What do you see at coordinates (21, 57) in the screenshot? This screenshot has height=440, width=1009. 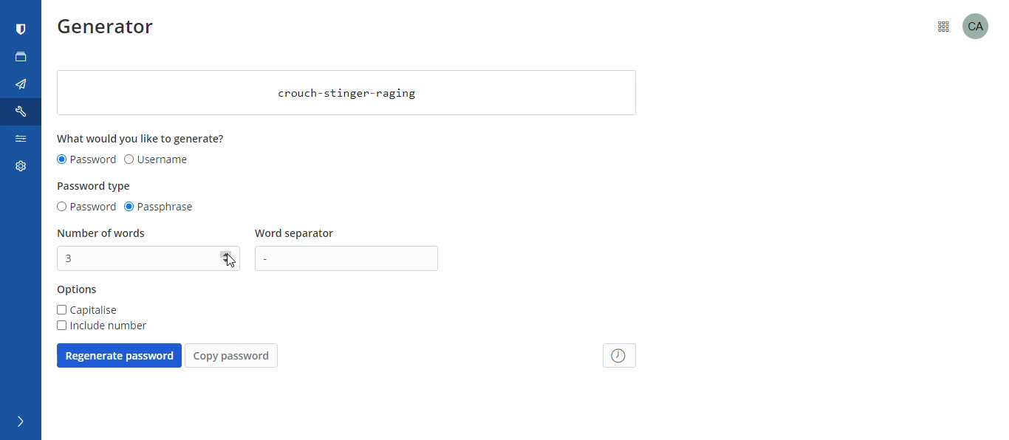 I see `new tab` at bounding box center [21, 57].